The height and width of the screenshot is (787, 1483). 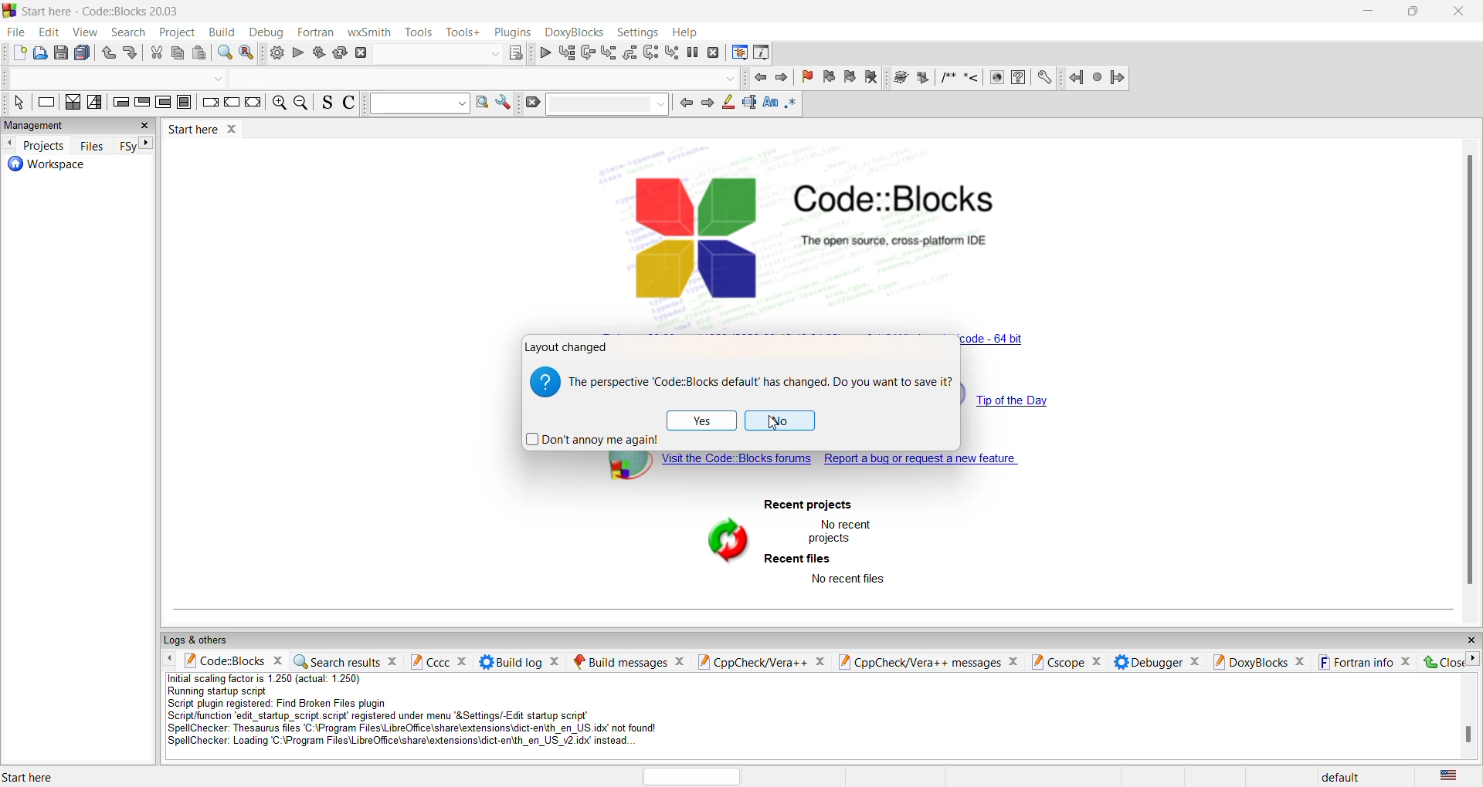 I want to click on toggle source, so click(x=327, y=103).